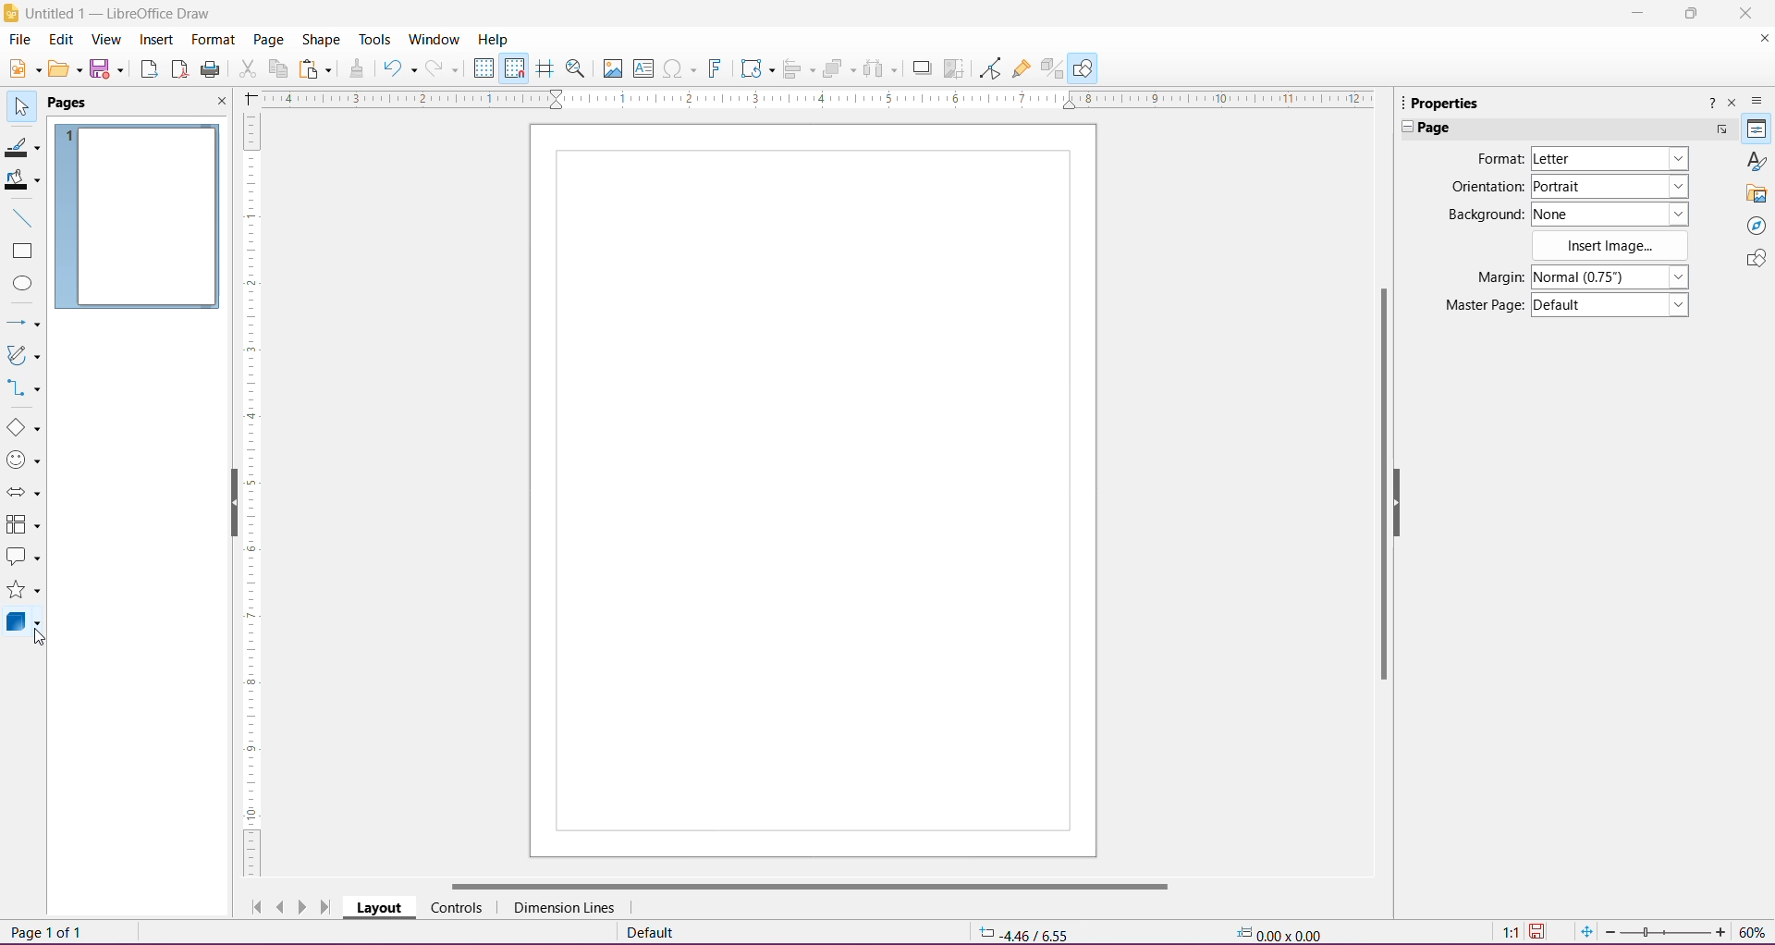  What do you see at coordinates (811, 99) in the screenshot?
I see `Ruler` at bounding box center [811, 99].